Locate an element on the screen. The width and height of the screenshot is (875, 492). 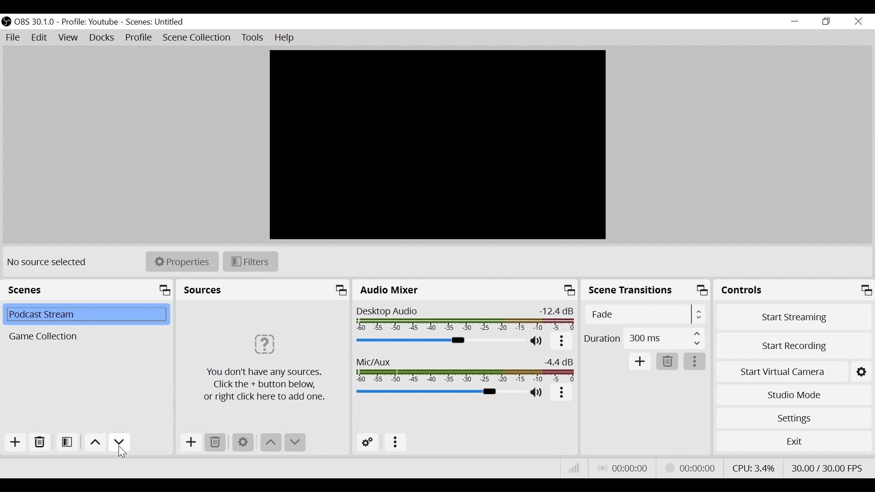
(un)mute is located at coordinates (538, 342).